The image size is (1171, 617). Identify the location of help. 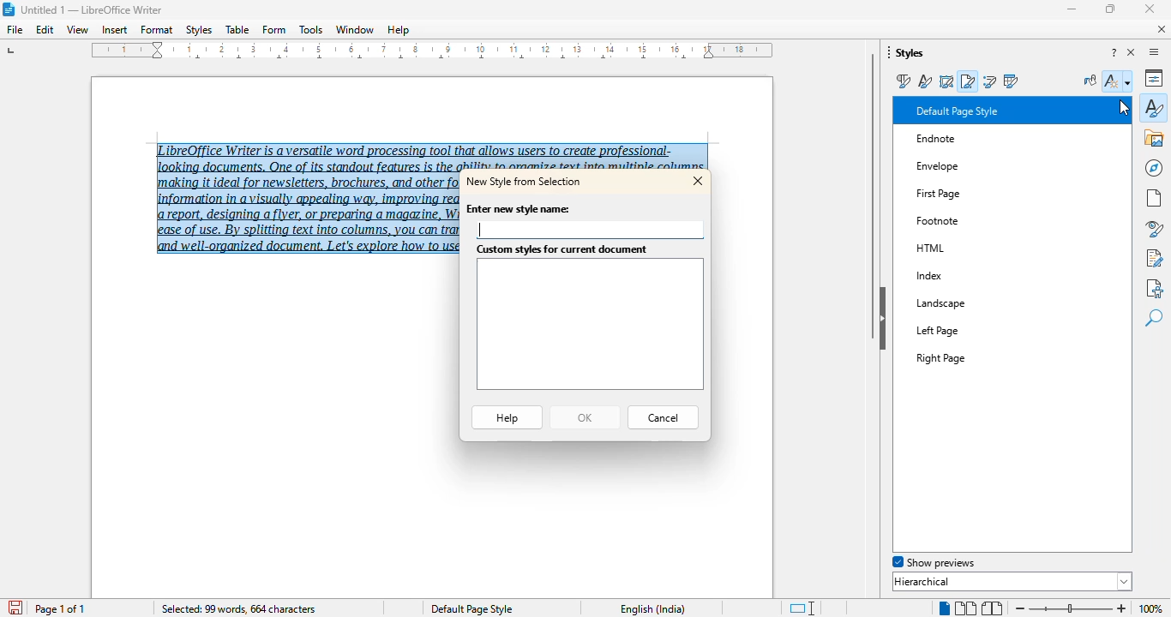
(399, 30).